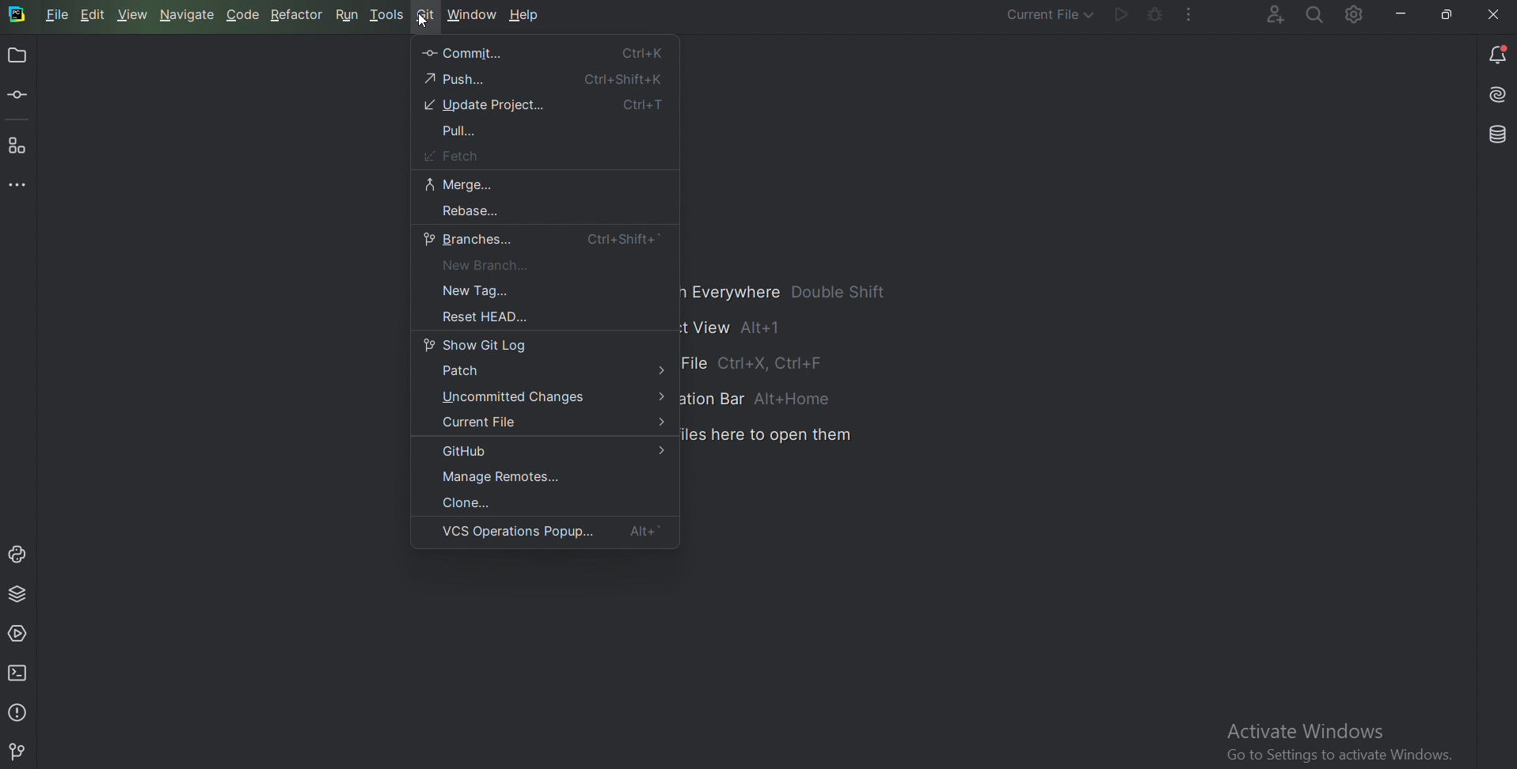 The width and height of the screenshot is (1517, 769). Describe the element at coordinates (16, 15) in the screenshot. I see `Pycharm` at that location.